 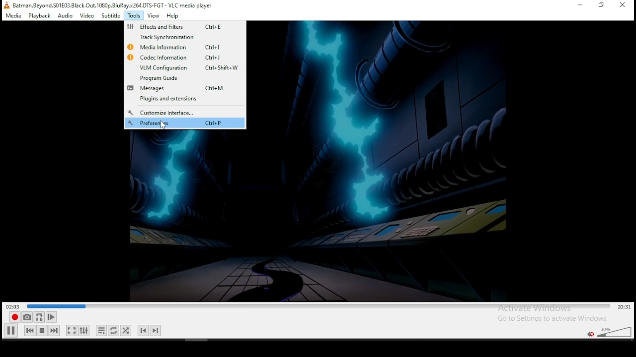 What do you see at coordinates (580, 5) in the screenshot?
I see `minimize` at bounding box center [580, 5].